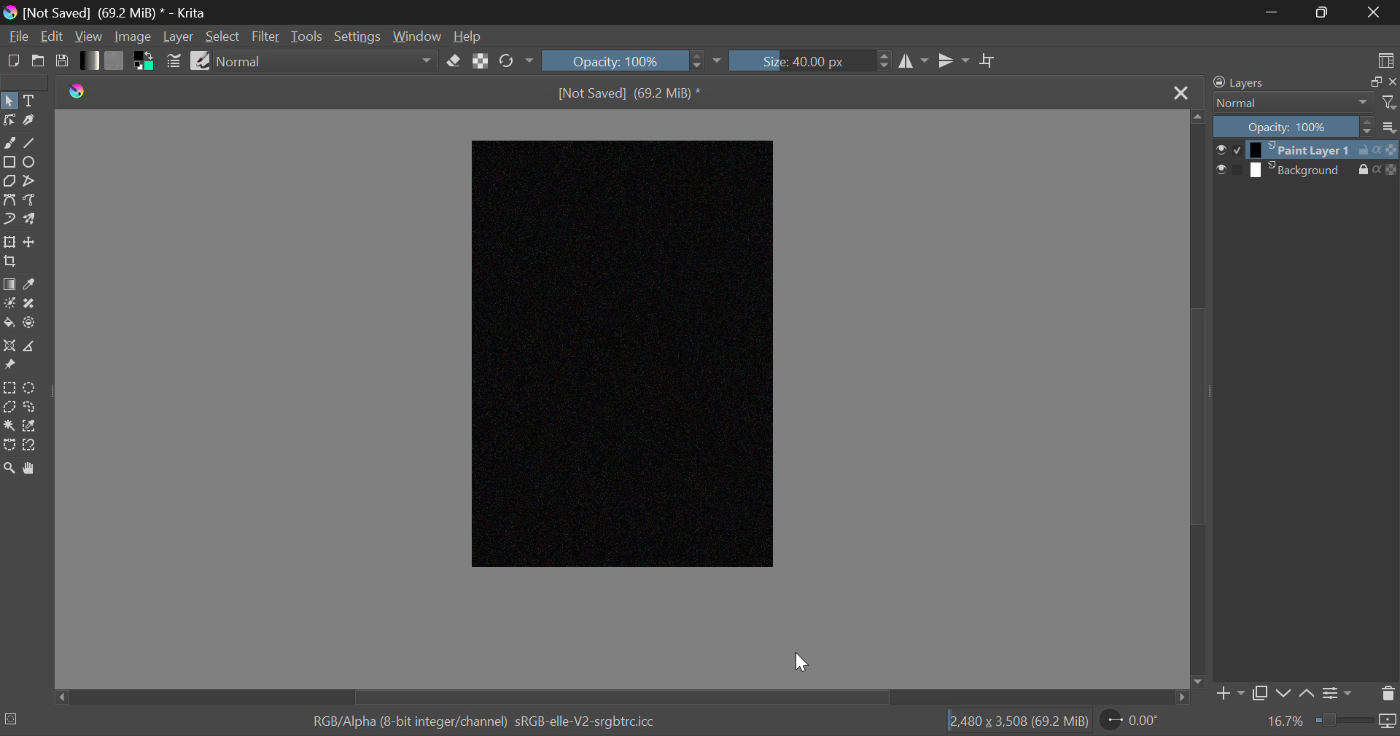 The image size is (1400, 736). I want to click on move down, so click(1197, 680).